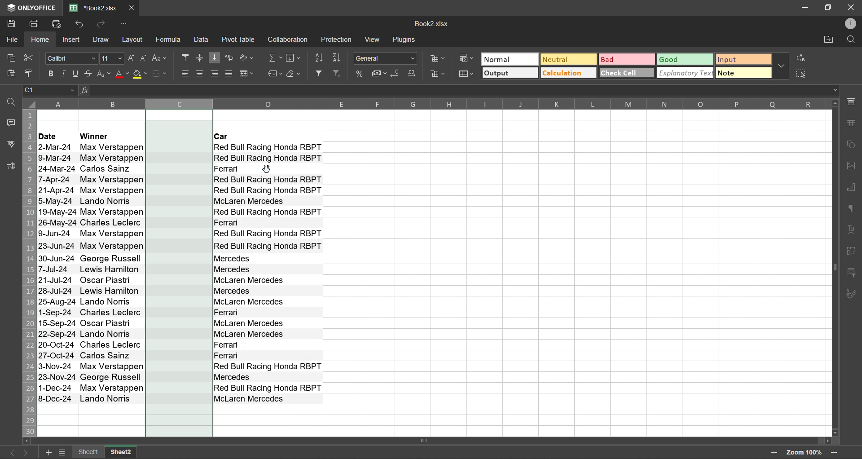 The image size is (862, 459). I want to click on select all, so click(801, 75).